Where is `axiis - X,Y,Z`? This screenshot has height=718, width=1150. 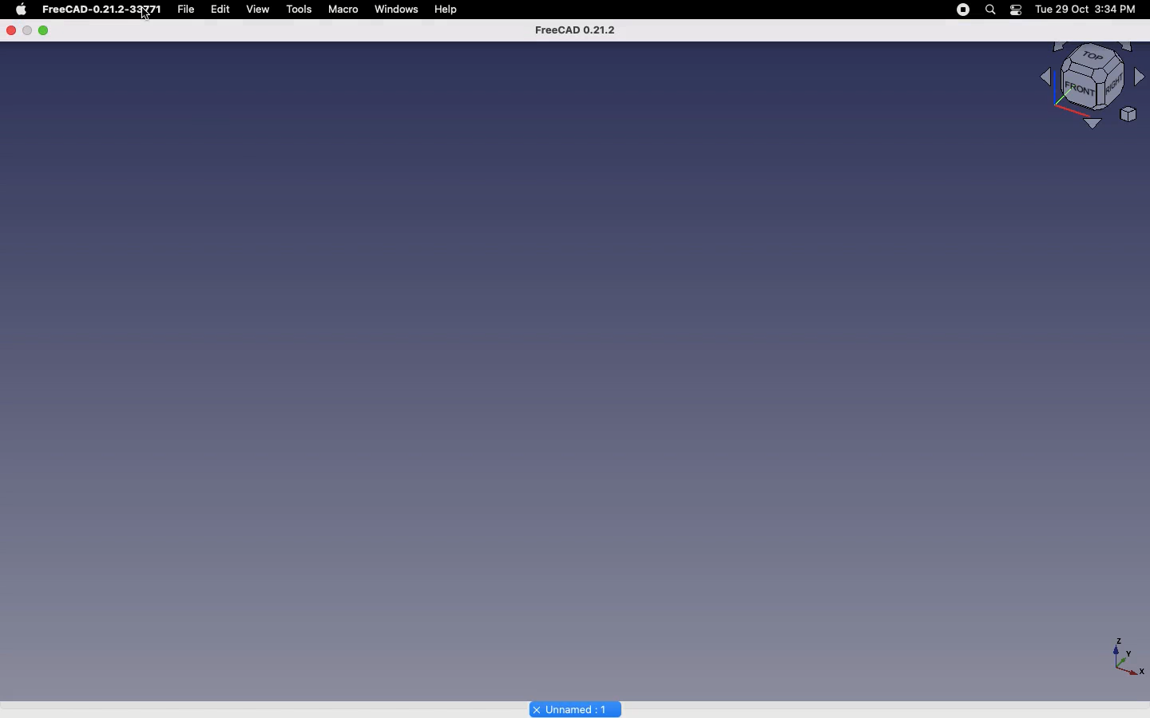
axiis - X,Y,Z is located at coordinates (1125, 654).